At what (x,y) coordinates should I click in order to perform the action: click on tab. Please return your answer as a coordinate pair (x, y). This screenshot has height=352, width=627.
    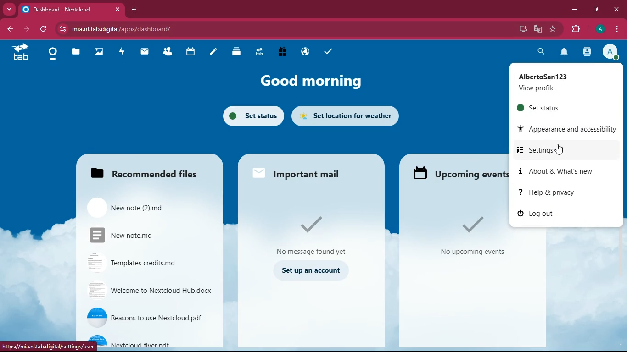
    Looking at the image, I should click on (20, 53).